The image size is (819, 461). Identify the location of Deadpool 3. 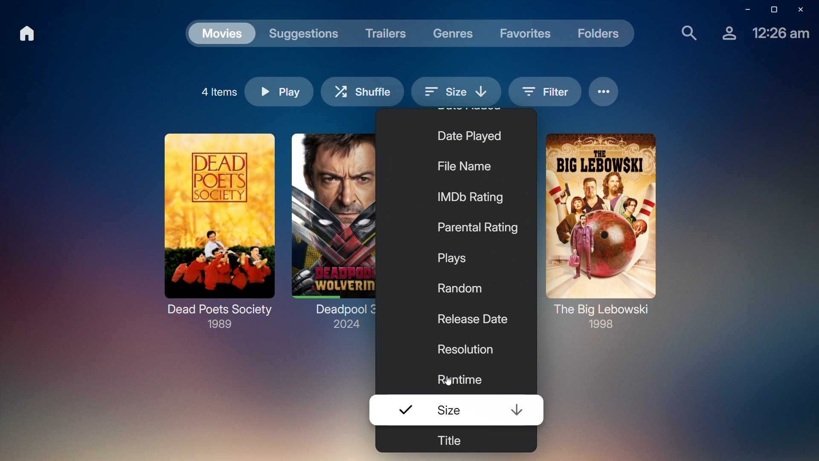
(334, 230).